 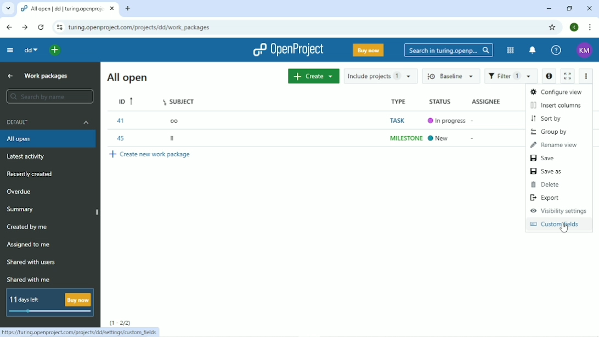 What do you see at coordinates (42, 27) in the screenshot?
I see `Reload this page` at bounding box center [42, 27].